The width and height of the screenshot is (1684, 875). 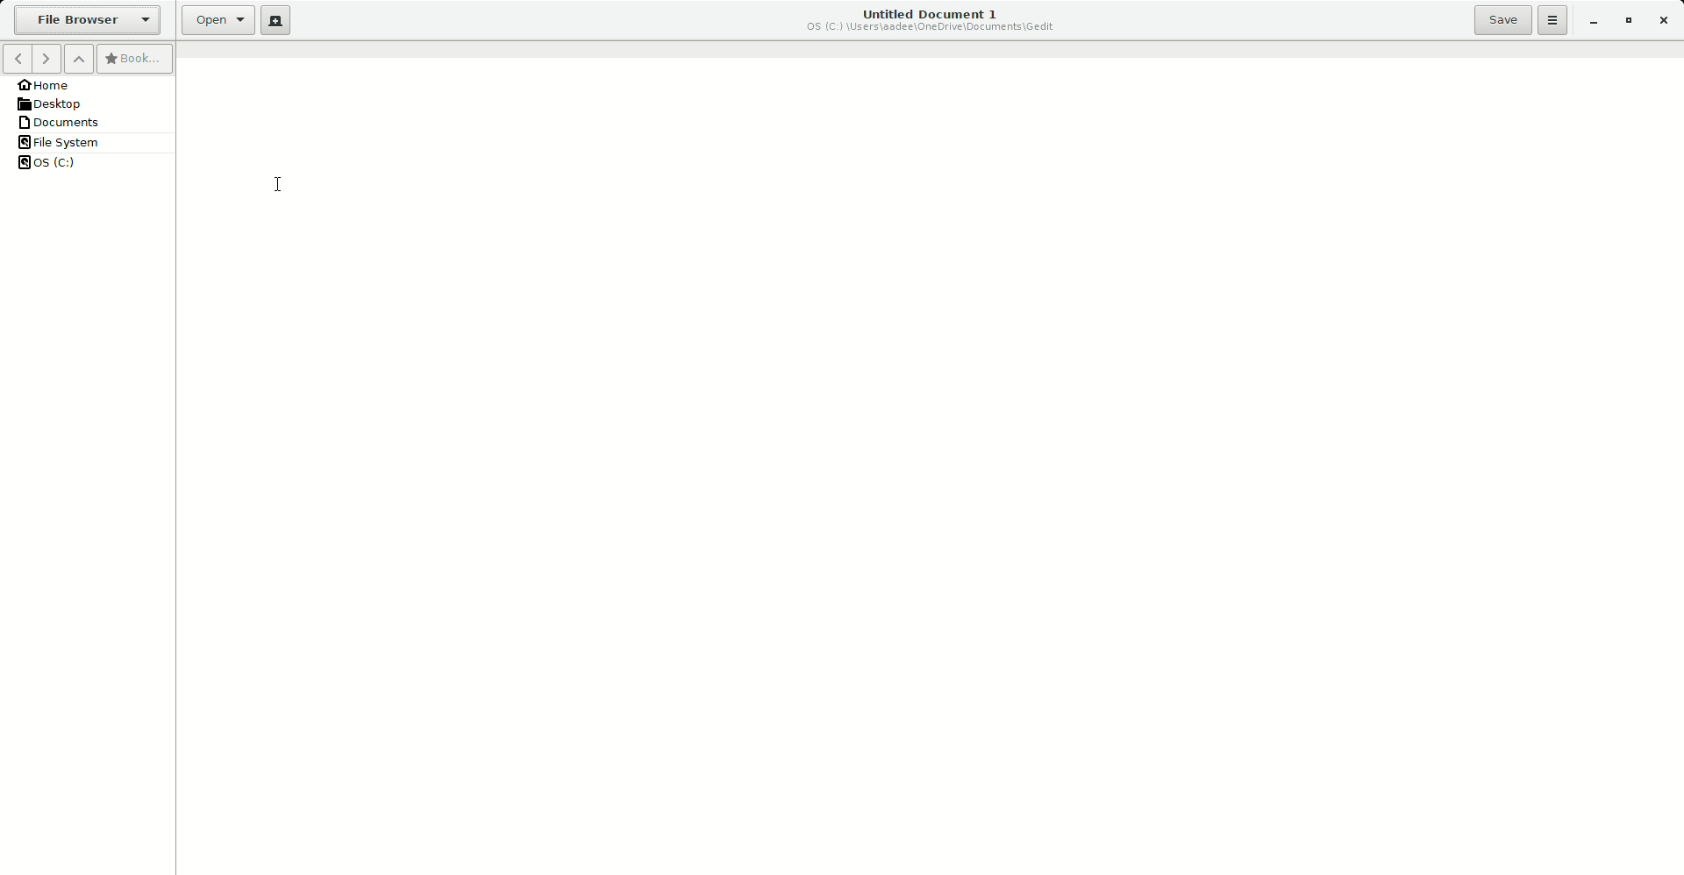 What do you see at coordinates (16, 59) in the screenshot?
I see `Back` at bounding box center [16, 59].